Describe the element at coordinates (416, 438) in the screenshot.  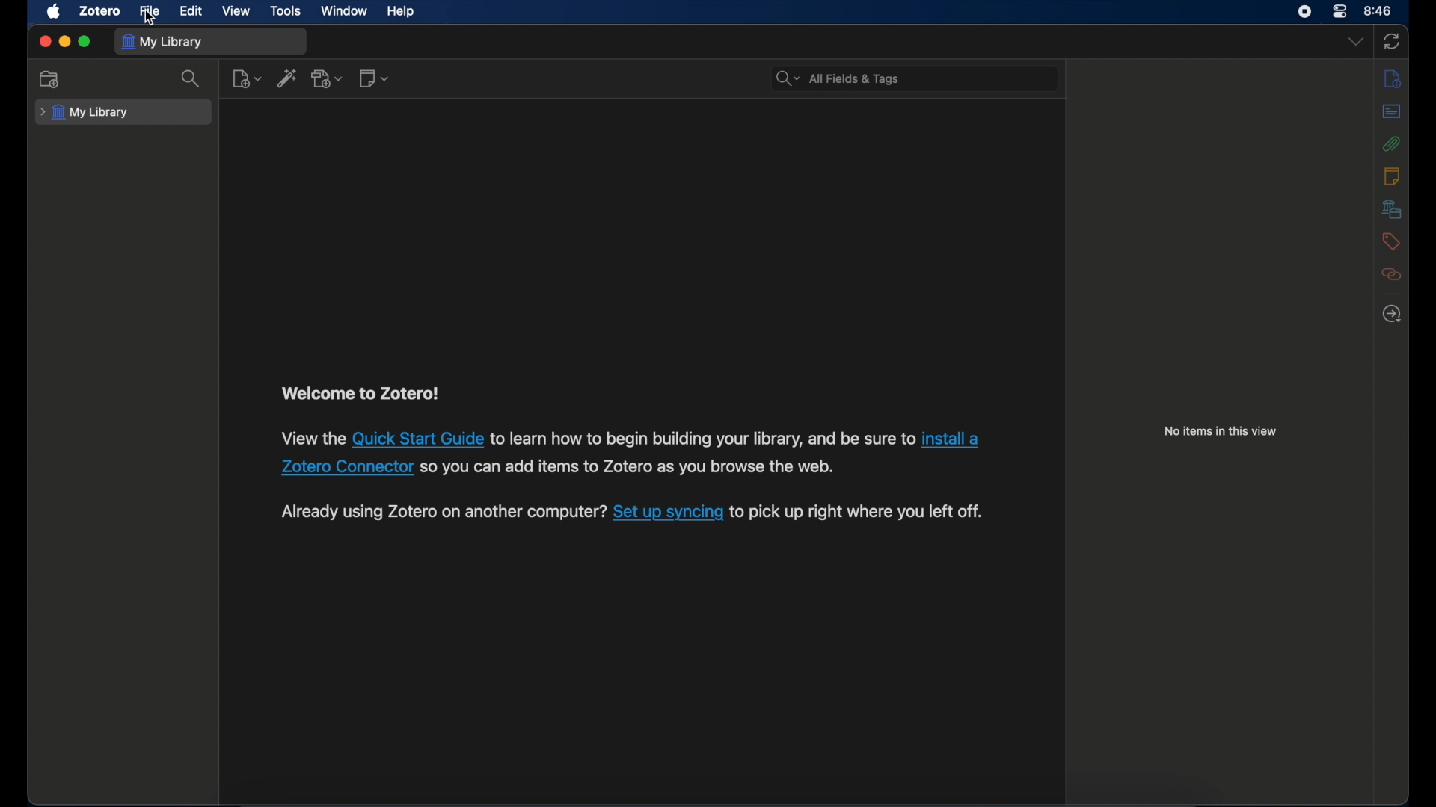
I see `quick start guide link` at that location.